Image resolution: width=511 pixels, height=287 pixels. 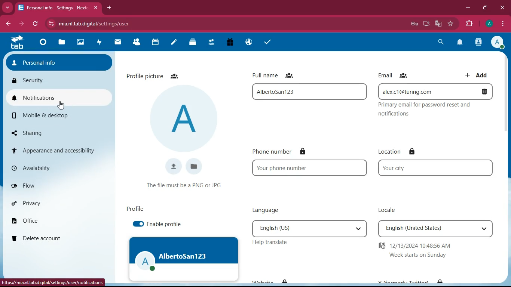 I want to click on location, so click(x=390, y=152).